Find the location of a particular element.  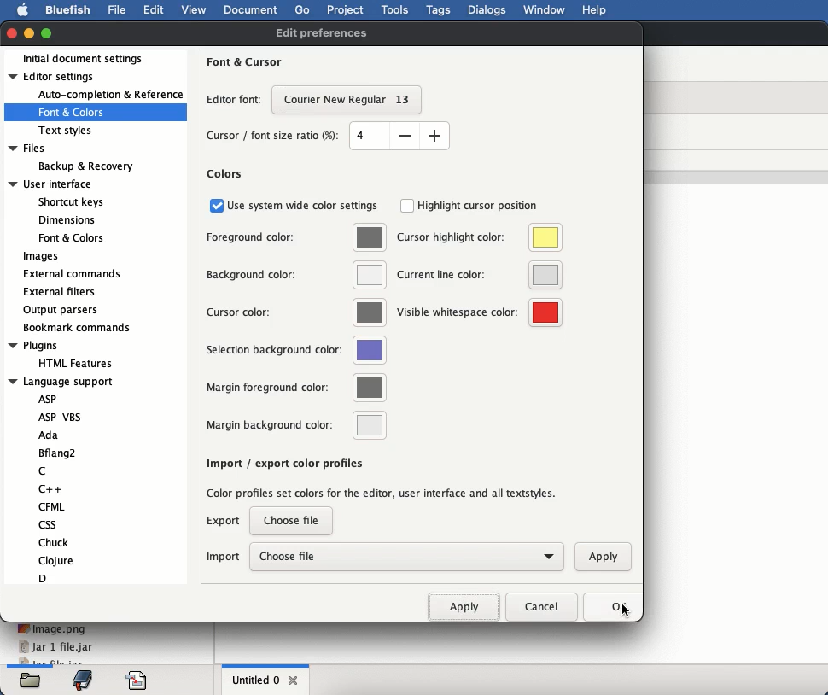

colors is located at coordinates (225, 174).